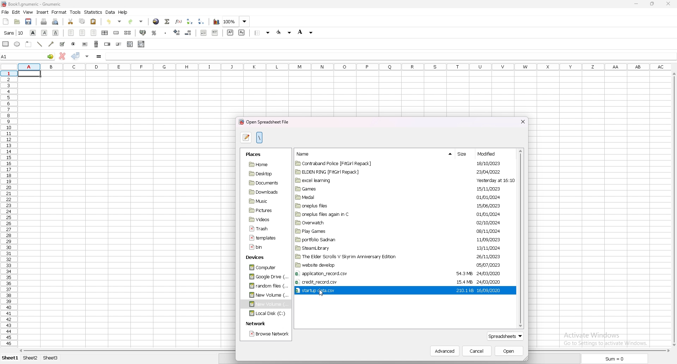 The height and width of the screenshot is (364, 677). What do you see at coordinates (344, 67) in the screenshot?
I see `columns` at bounding box center [344, 67].